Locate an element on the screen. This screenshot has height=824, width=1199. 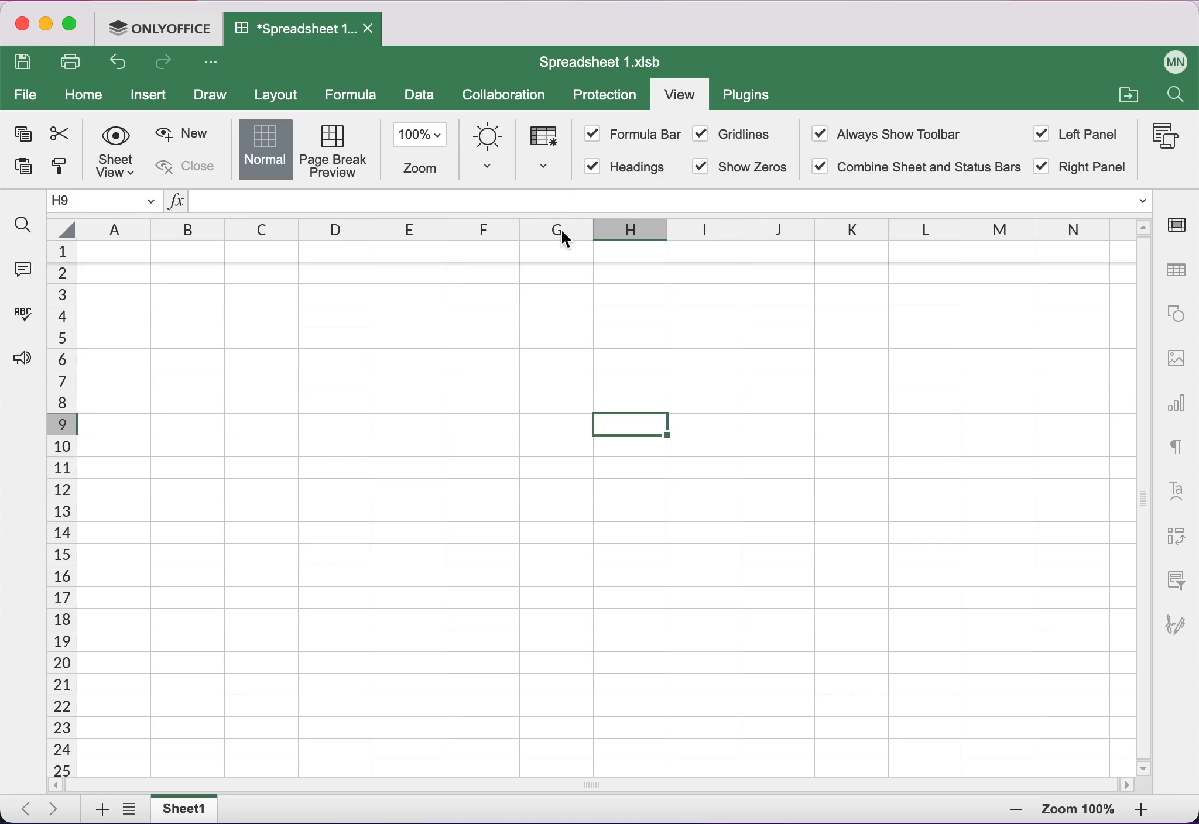
collaboration is located at coordinates (508, 97).